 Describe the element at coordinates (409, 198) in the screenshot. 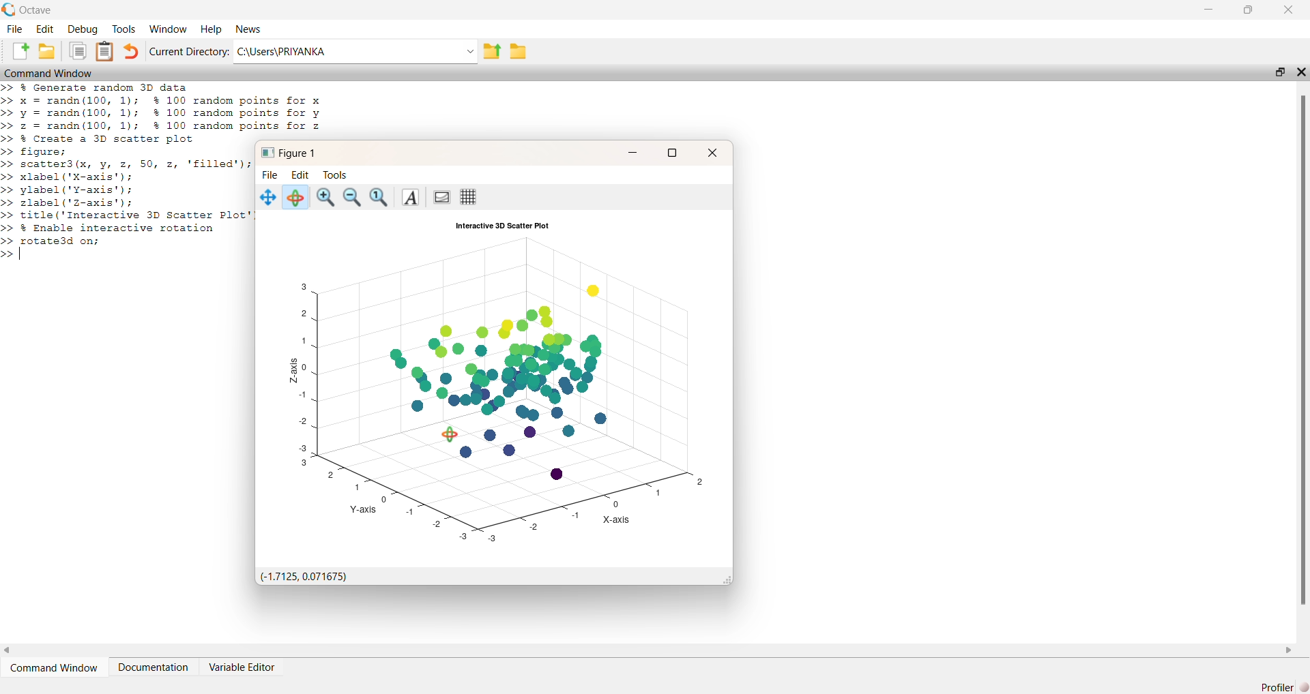

I see `font` at that location.